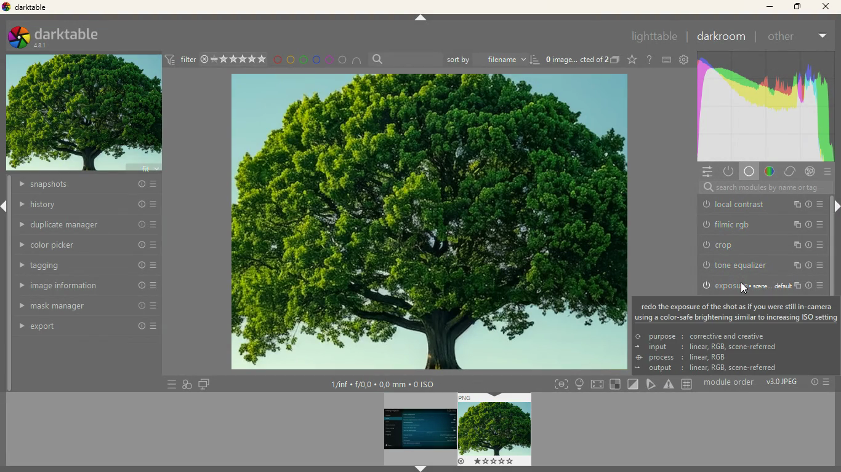 This screenshot has height=472, width=841. I want to click on detail, so click(762, 223).